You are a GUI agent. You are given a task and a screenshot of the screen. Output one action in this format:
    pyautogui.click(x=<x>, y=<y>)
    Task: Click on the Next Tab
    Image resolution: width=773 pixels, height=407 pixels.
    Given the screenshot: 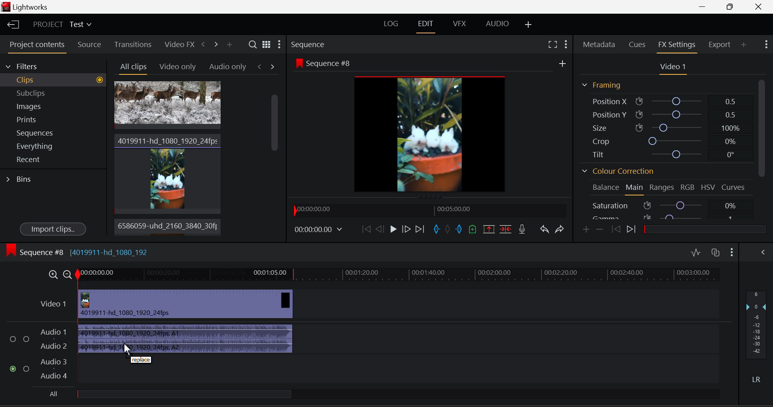 What is the action you would take?
    pyautogui.click(x=273, y=66)
    